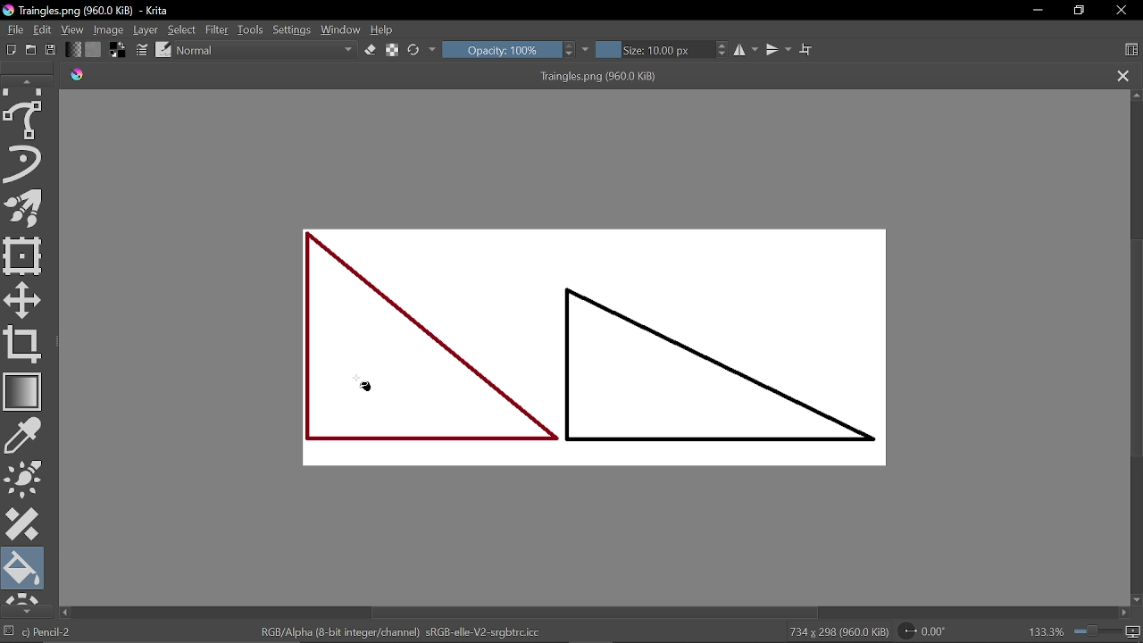 Image resolution: width=1143 pixels, height=643 pixels. I want to click on vertical scroll bar, so click(1136, 337).